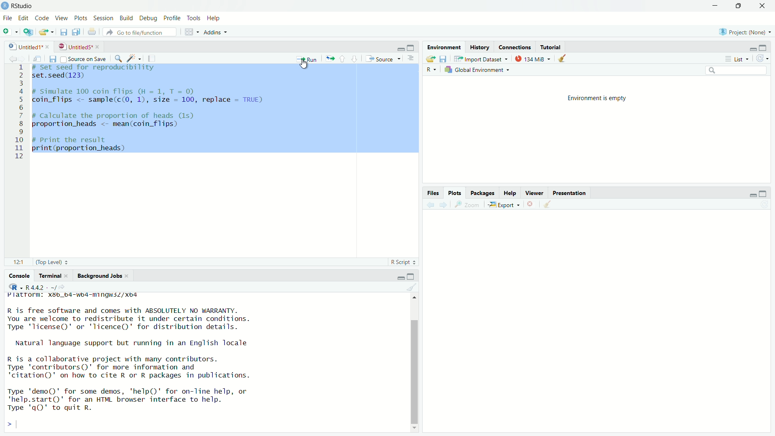 The width and height of the screenshot is (775, 436). I want to click on save current document, so click(52, 59).